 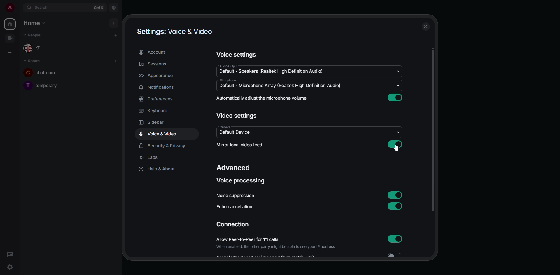 I want to click on threads, so click(x=10, y=254).